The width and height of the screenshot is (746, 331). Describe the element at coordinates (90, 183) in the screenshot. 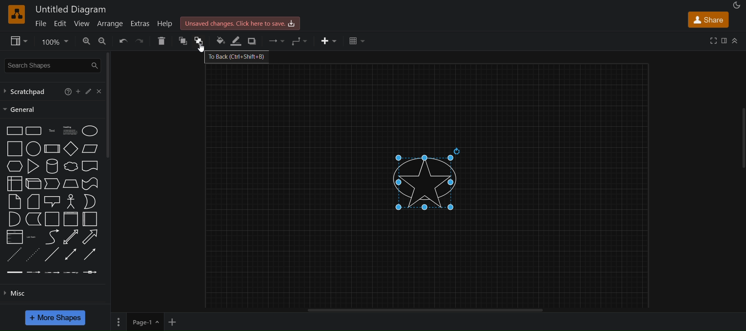

I see `tape` at that location.